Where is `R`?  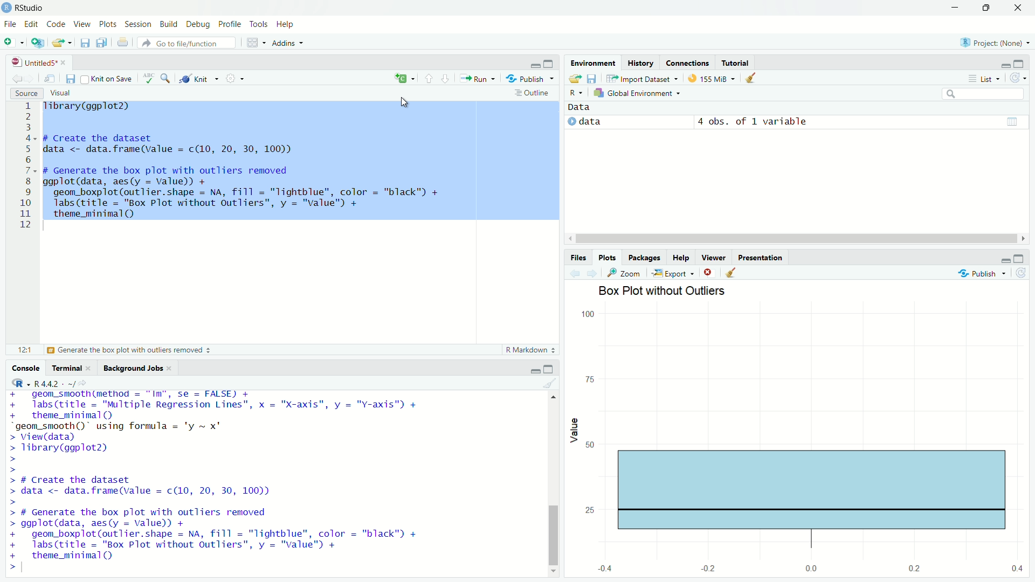
R is located at coordinates (574, 91).